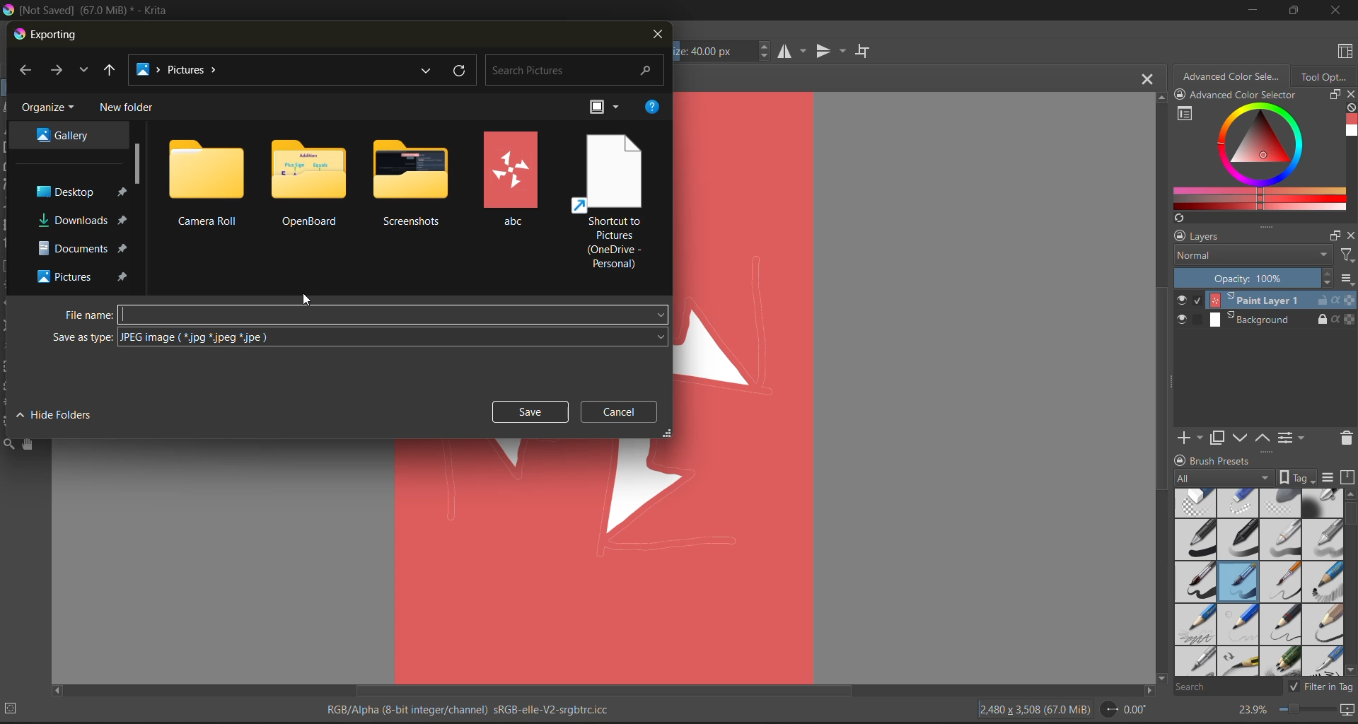  What do you see at coordinates (576, 71) in the screenshot?
I see `search` at bounding box center [576, 71].